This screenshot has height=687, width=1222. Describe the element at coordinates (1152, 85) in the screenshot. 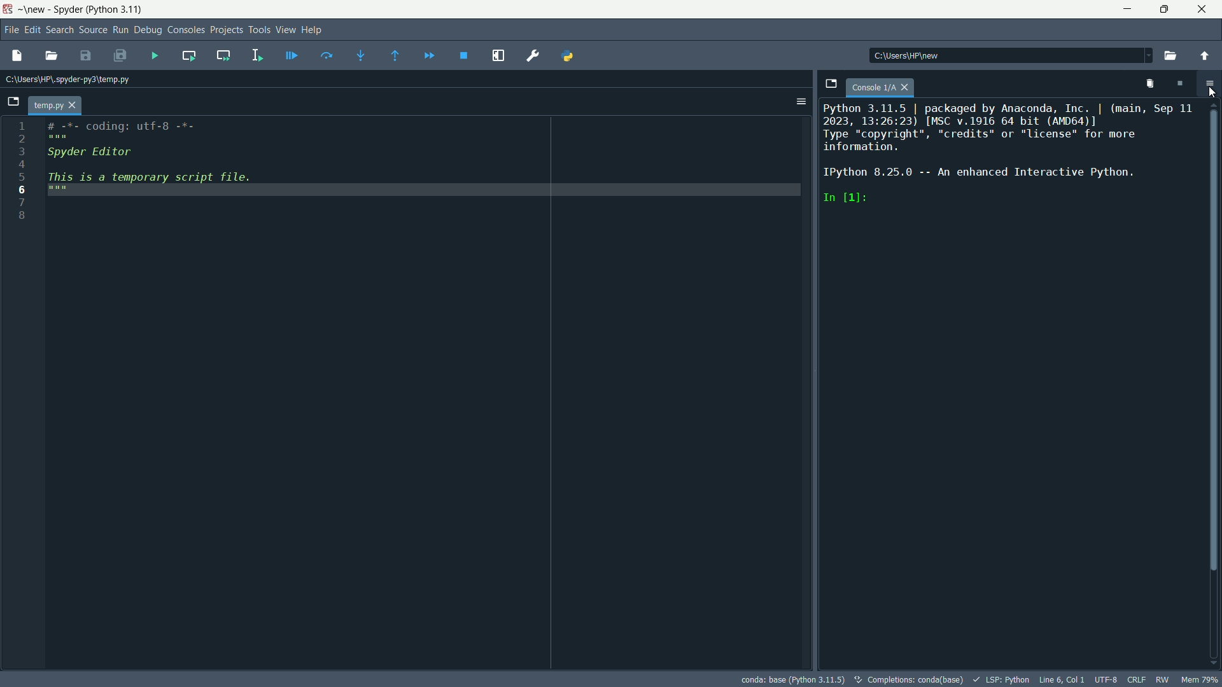

I see `remove all variables from namespace` at that location.